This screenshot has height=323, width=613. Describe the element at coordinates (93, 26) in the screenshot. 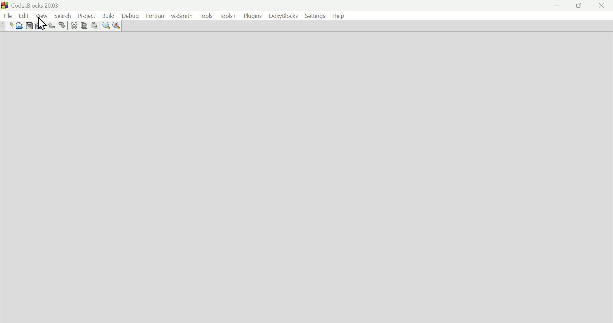

I see `Paste` at that location.